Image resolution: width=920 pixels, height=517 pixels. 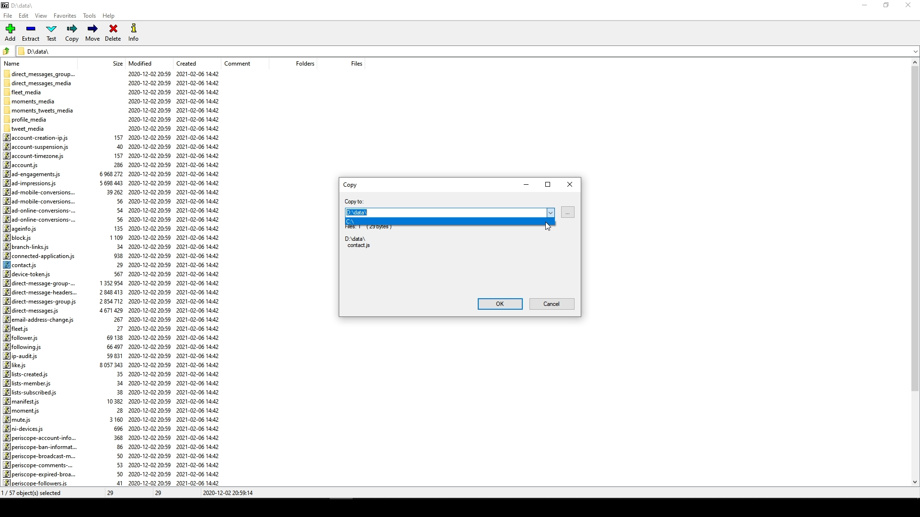 I want to click on email-address-change.js, so click(x=39, y=320).